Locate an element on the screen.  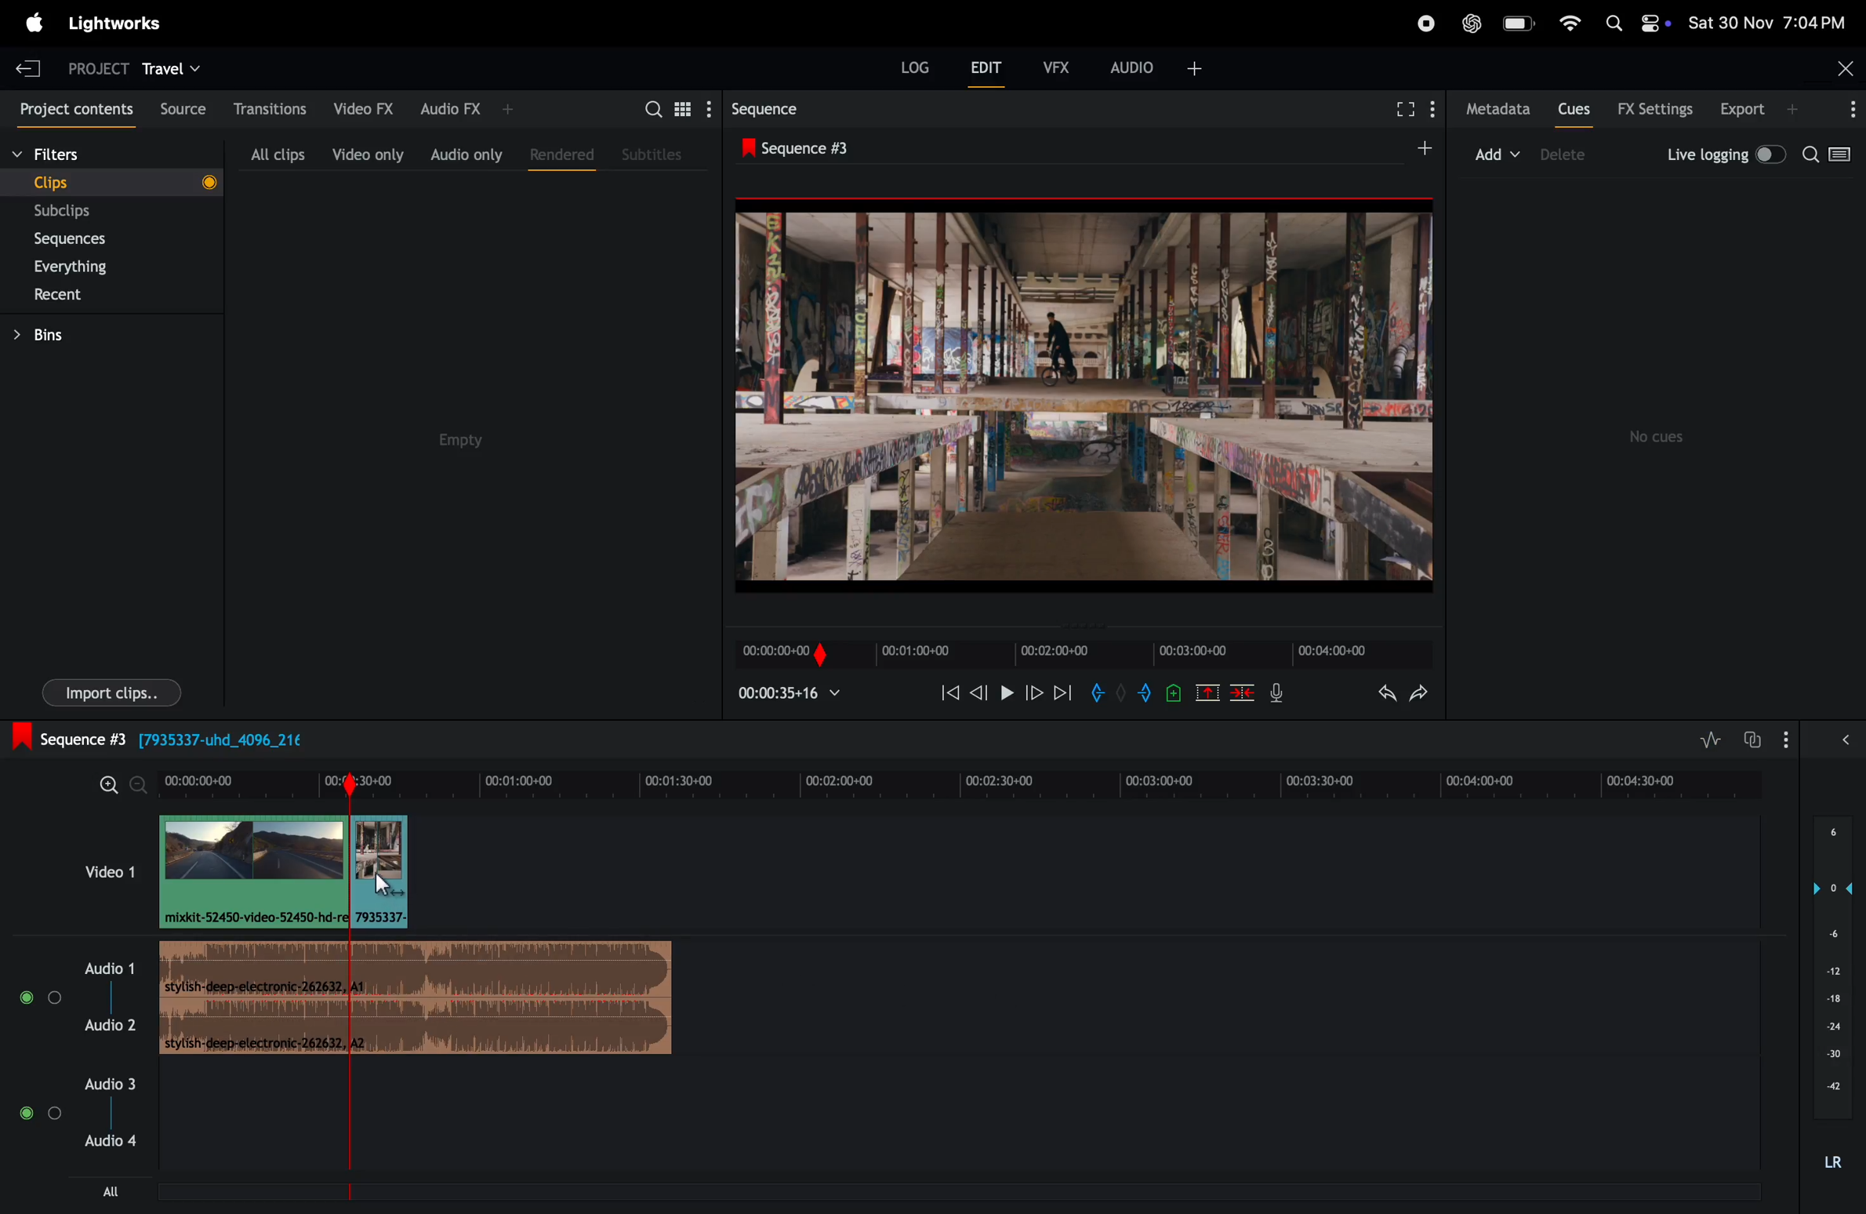
00:00:35+16 (playback time) is located at coordinates (796, 695).